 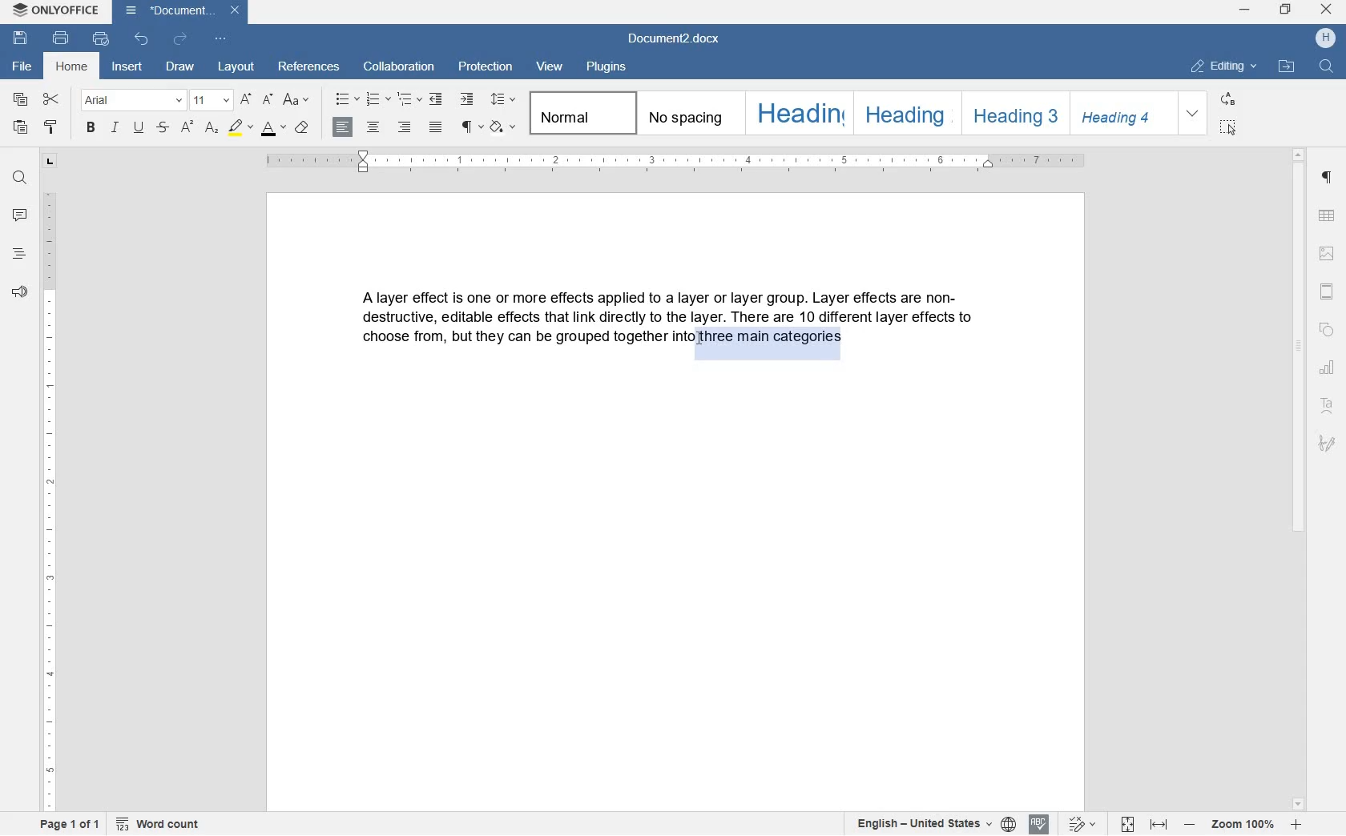 What do you see at coordinates (19, 38) in the screenshot?
I see `save` at bounding box center [19, 38].